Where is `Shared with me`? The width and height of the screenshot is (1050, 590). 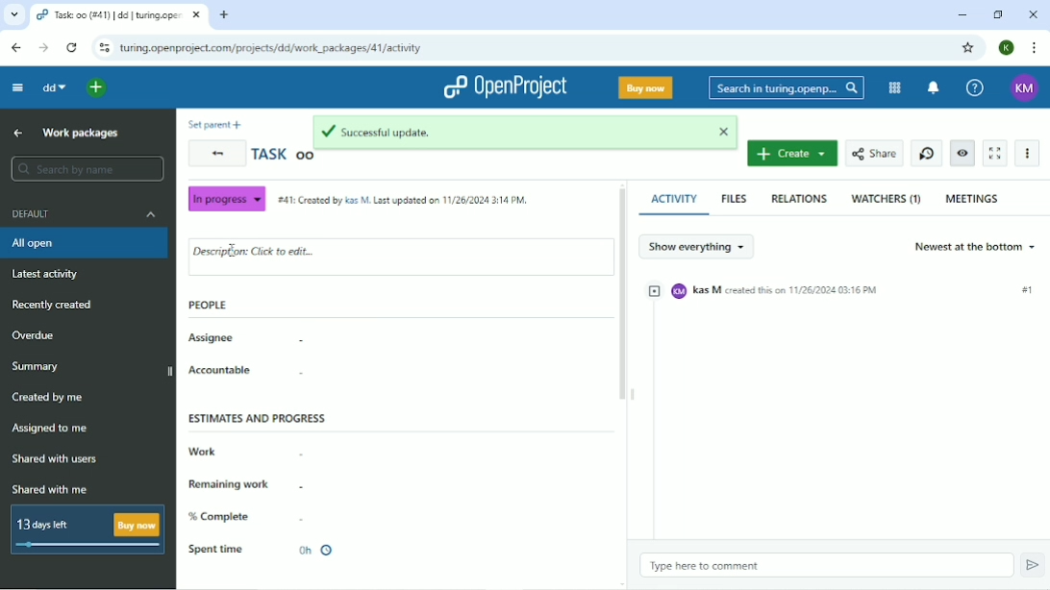 Shared with me is located at coordinates (53, 490).